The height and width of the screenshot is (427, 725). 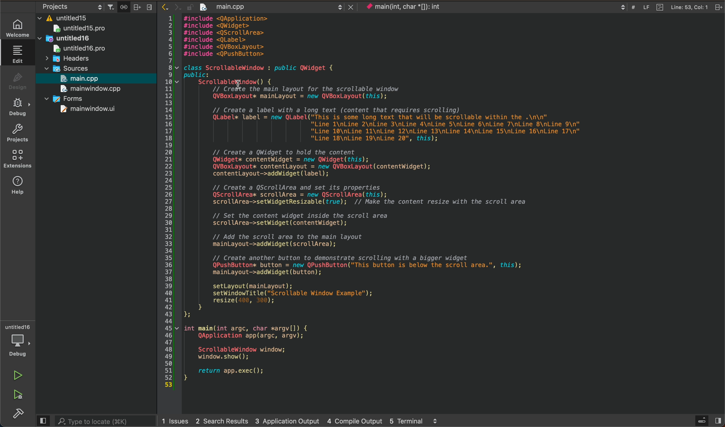 What do you see at coordinates (73, 100) in the screenshot?
I see `forms` at bounding box center [73, 100].